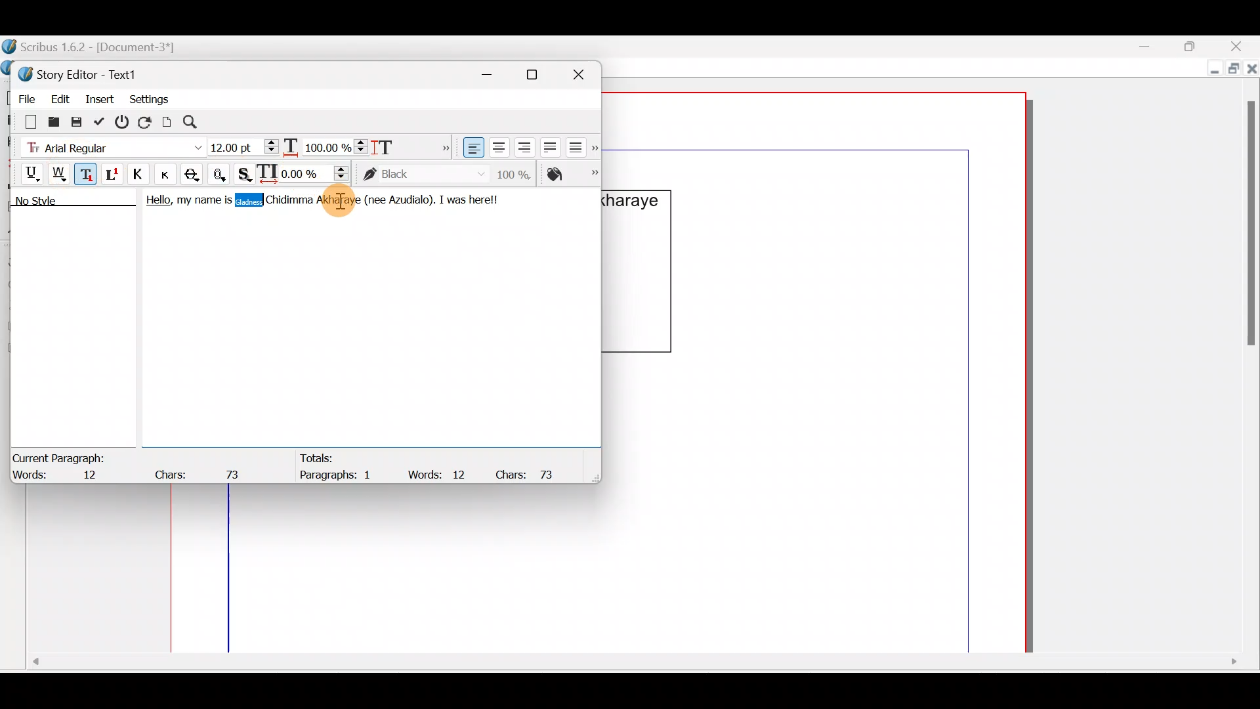 The image size is (1260, 709). Describe the element at coordinates (201, 471) in the screenshot. I see `Chars: 73` at that location.